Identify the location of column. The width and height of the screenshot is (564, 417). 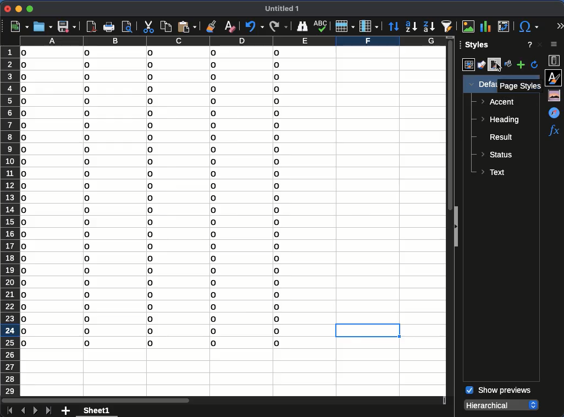
(368, 26).